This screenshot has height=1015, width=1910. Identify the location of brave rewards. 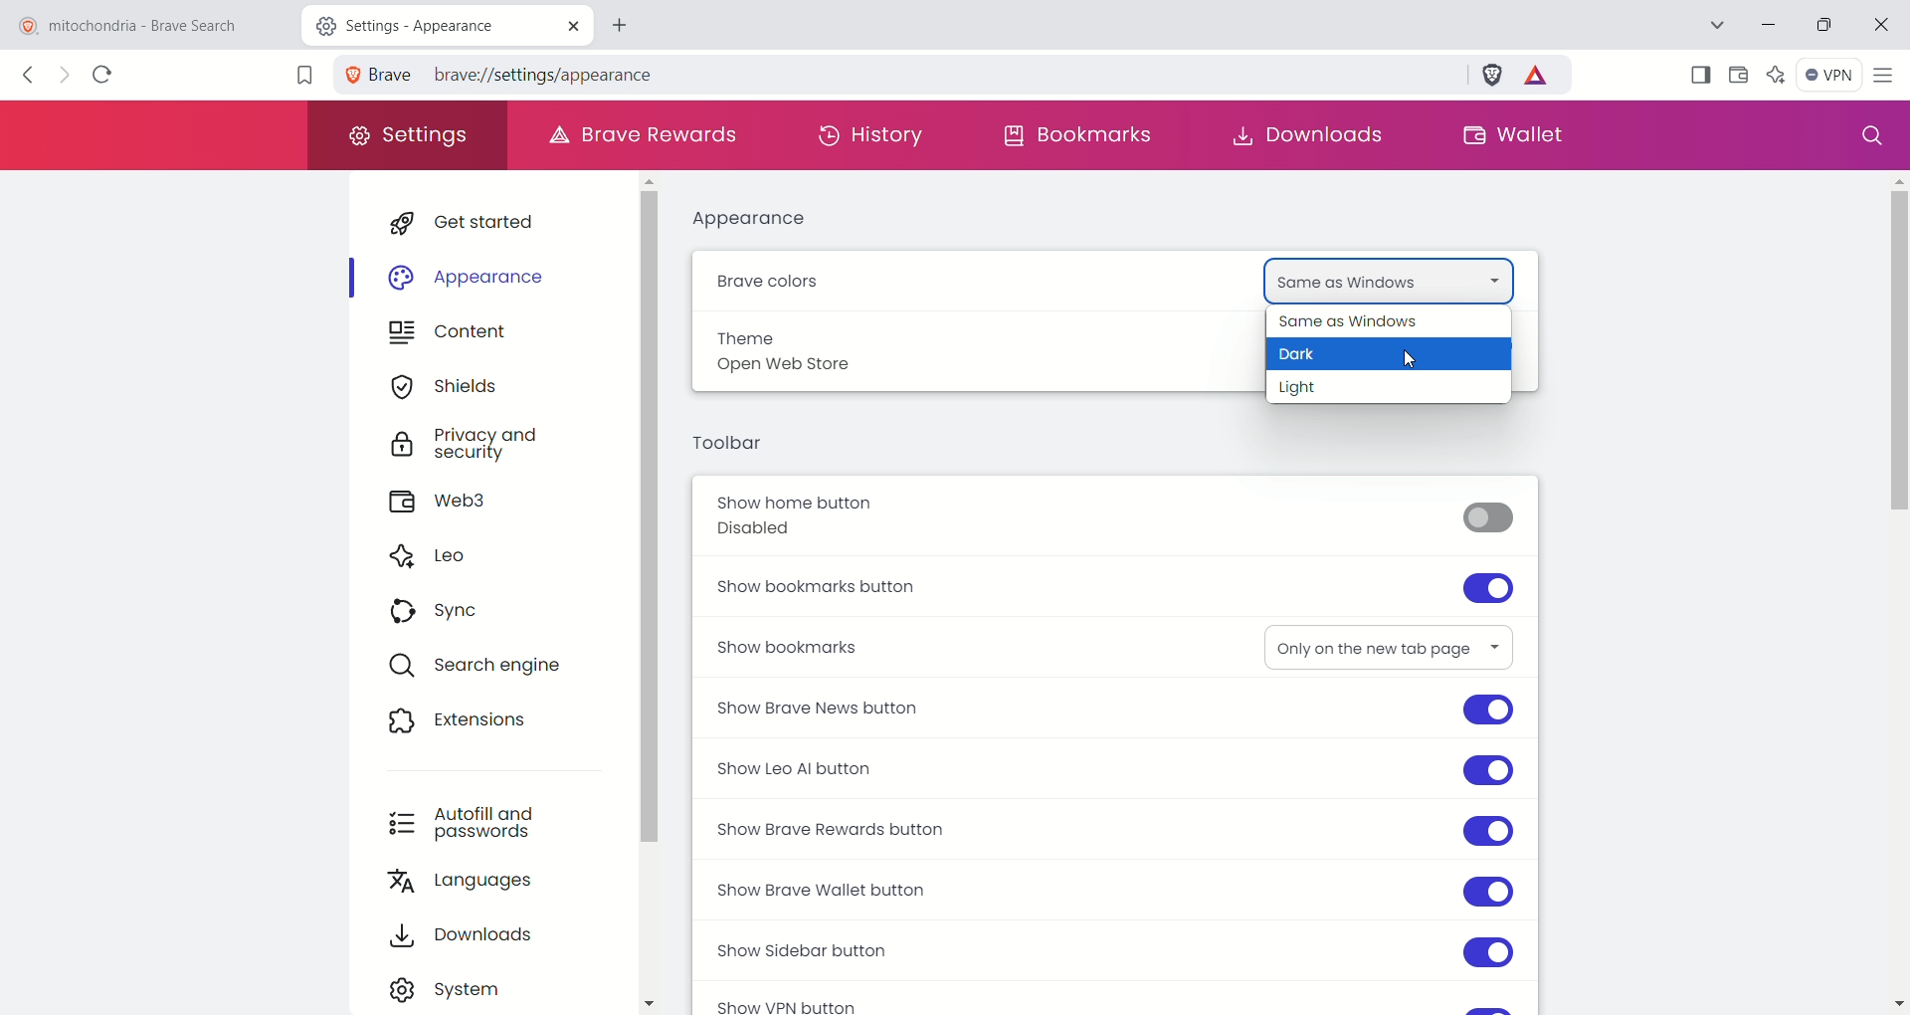
(646, 134).